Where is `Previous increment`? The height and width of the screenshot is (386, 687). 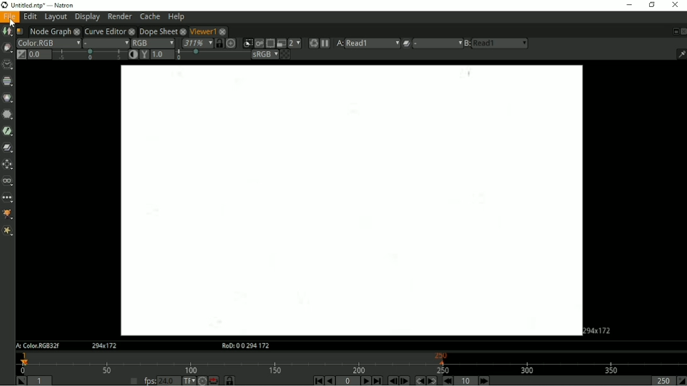 Previous increment is located at coordinates (447, 381).